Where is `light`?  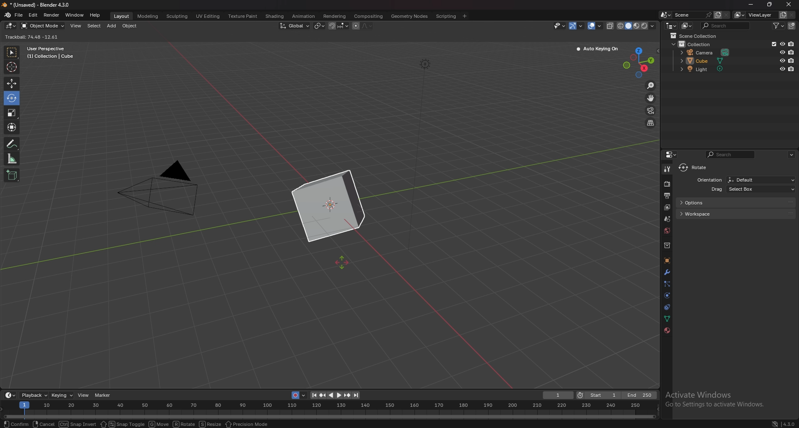
light is located at coordinates (709, 69).